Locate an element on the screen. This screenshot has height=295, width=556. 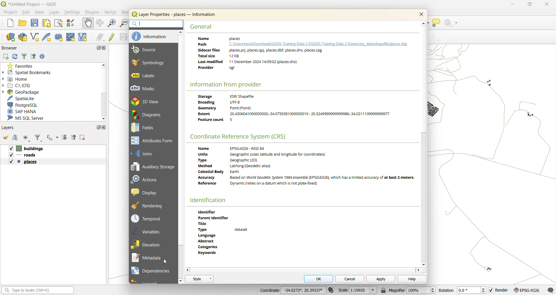
coordinates is located at coordinates (291, 290).